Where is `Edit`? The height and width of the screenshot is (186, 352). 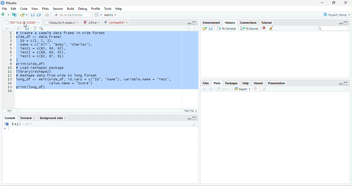 Edit is located at coordinates (13, 9).